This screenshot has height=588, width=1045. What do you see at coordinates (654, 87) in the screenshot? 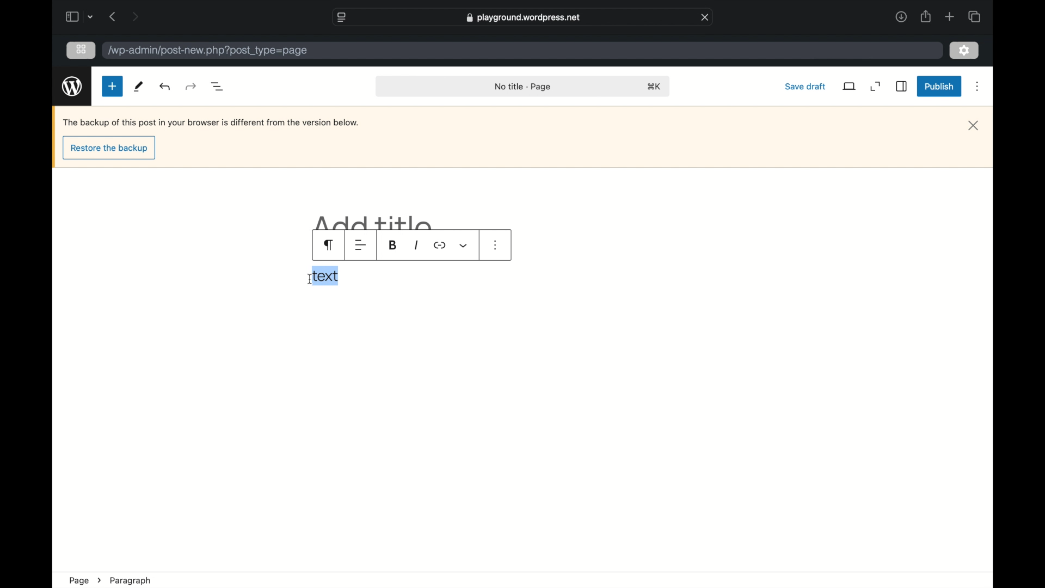
I see `shortcut` at bounding box center [654, 87].